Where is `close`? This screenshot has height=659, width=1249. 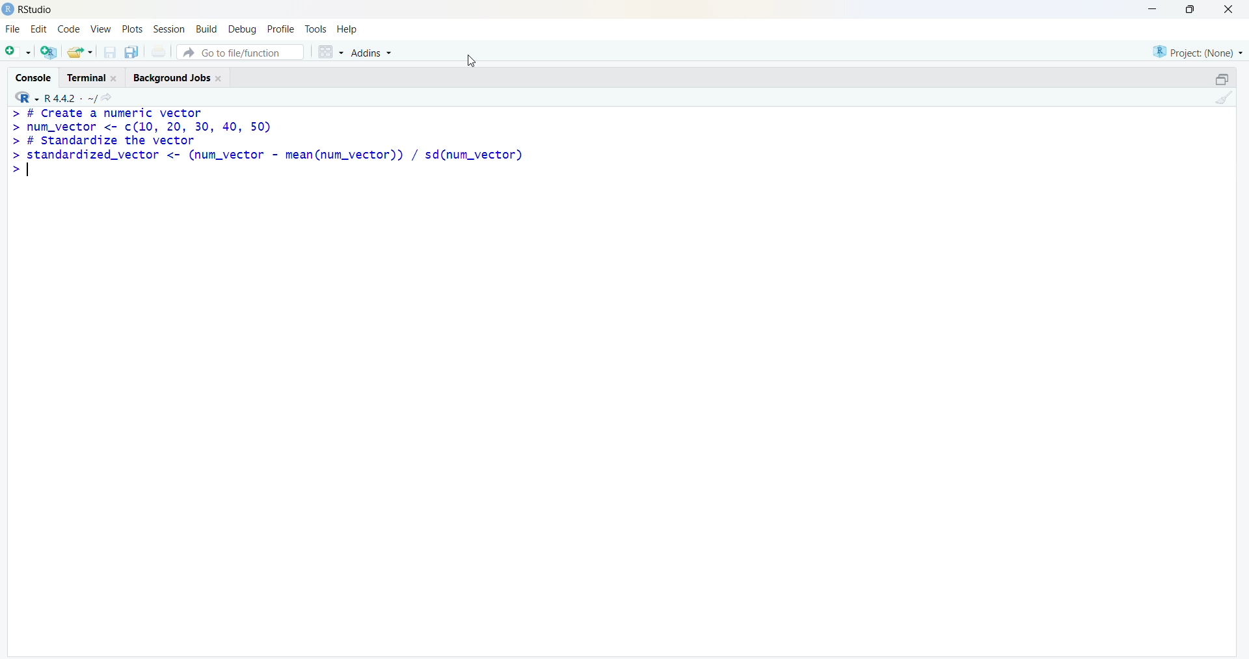
close is located at coordinates (219, 79).